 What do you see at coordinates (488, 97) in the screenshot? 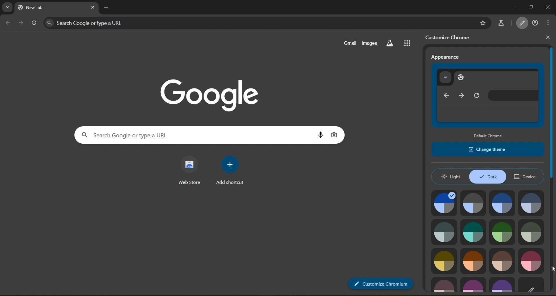
I see `appearance` at bounding box center [488, 97].